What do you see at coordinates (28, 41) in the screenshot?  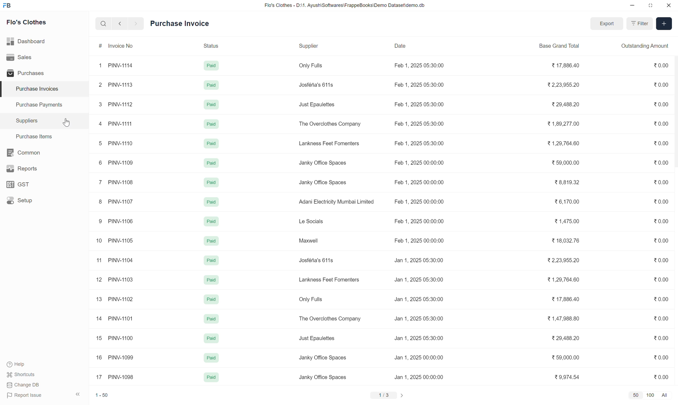 I see `Dashboard` at bounding box center [28, 41].